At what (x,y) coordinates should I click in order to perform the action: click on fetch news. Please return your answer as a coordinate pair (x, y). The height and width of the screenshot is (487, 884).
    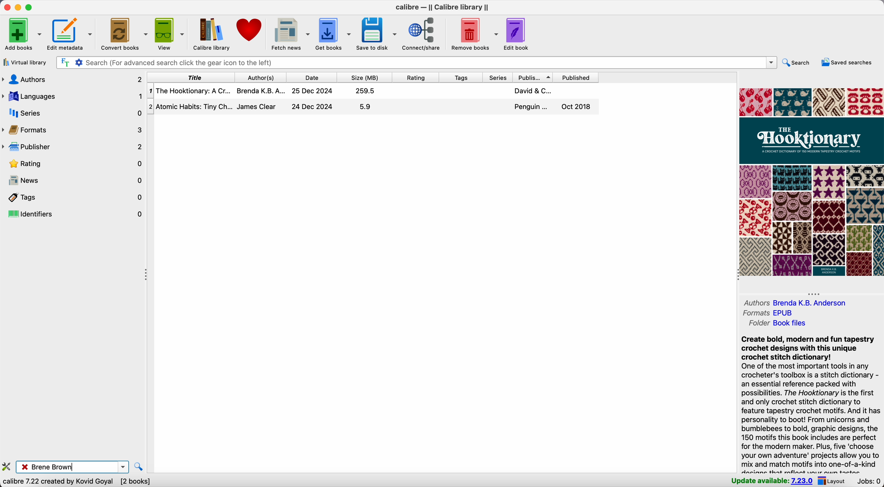
    Looking at the image, I should click on (291, 35).